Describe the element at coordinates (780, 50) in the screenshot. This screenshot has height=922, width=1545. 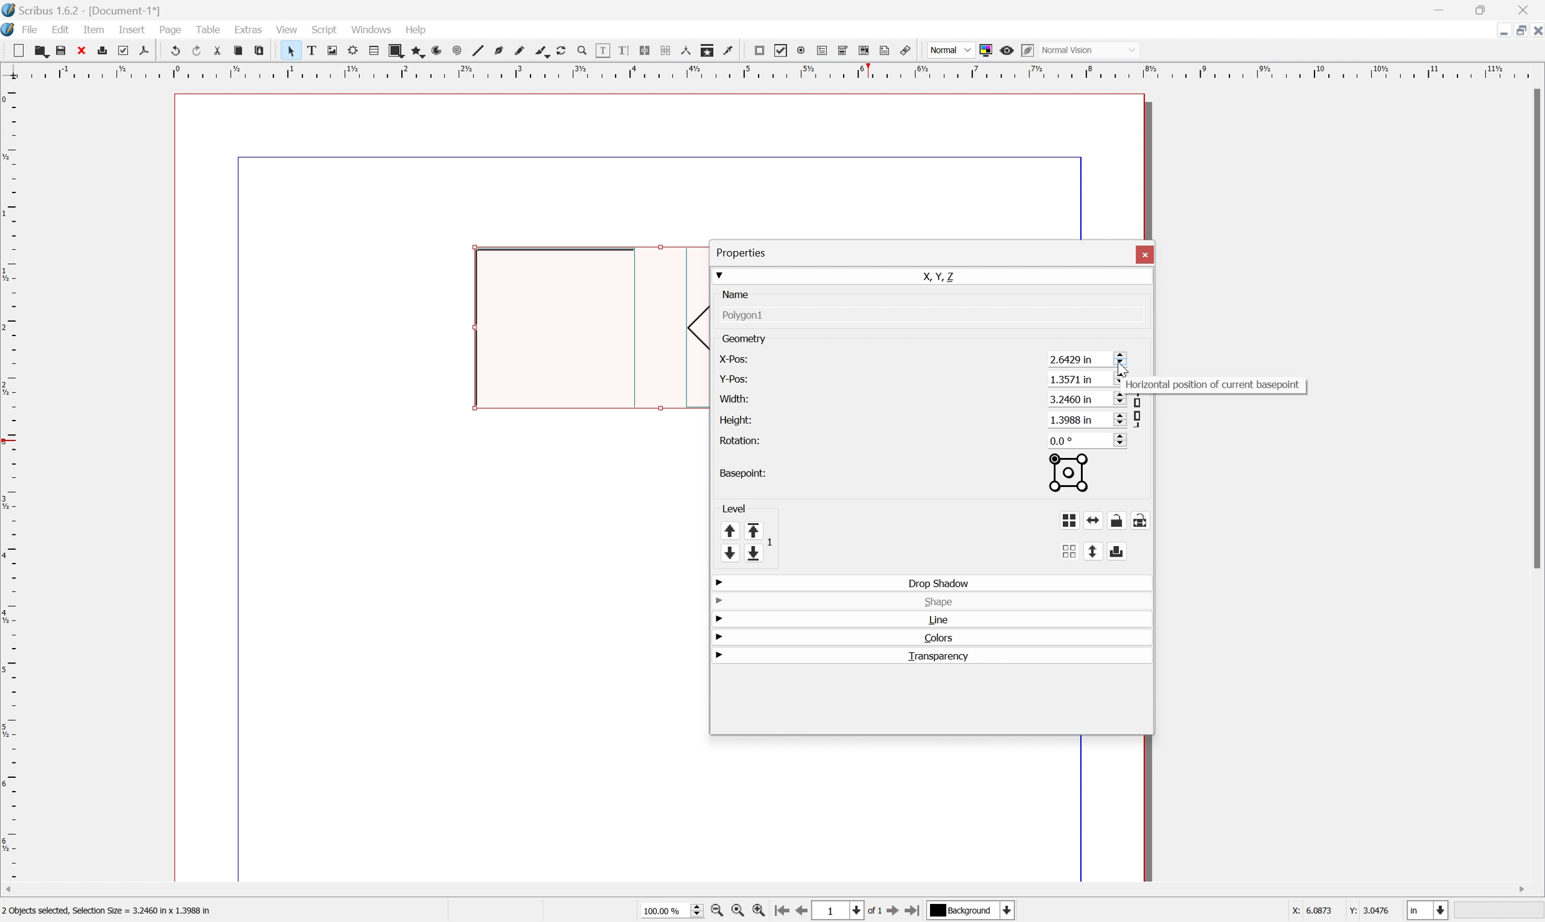
I see `pdf checkbox` at that location.